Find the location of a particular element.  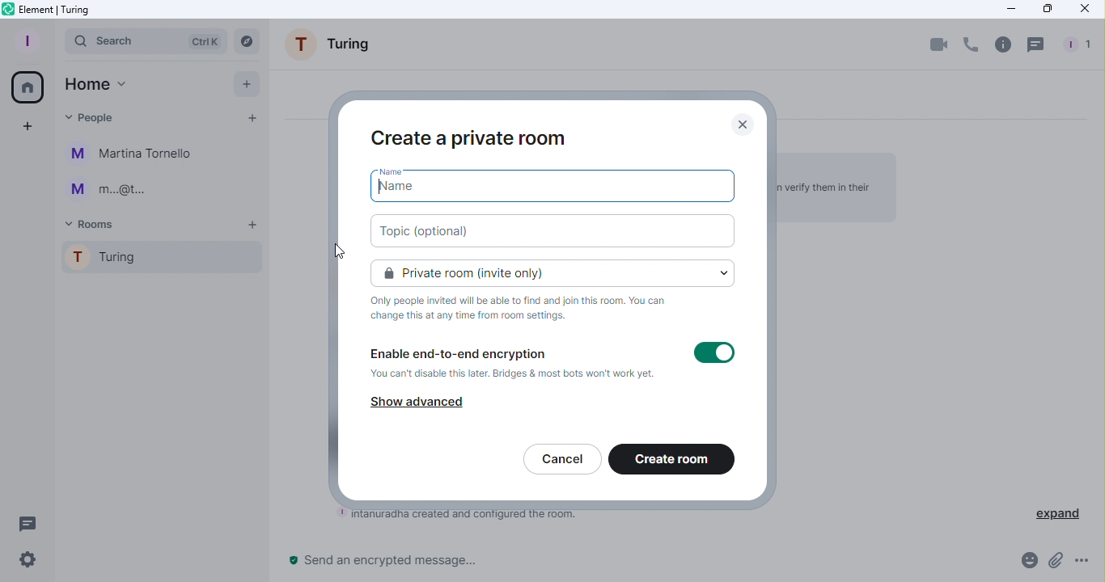

Information is located at coordinates (526, 309).